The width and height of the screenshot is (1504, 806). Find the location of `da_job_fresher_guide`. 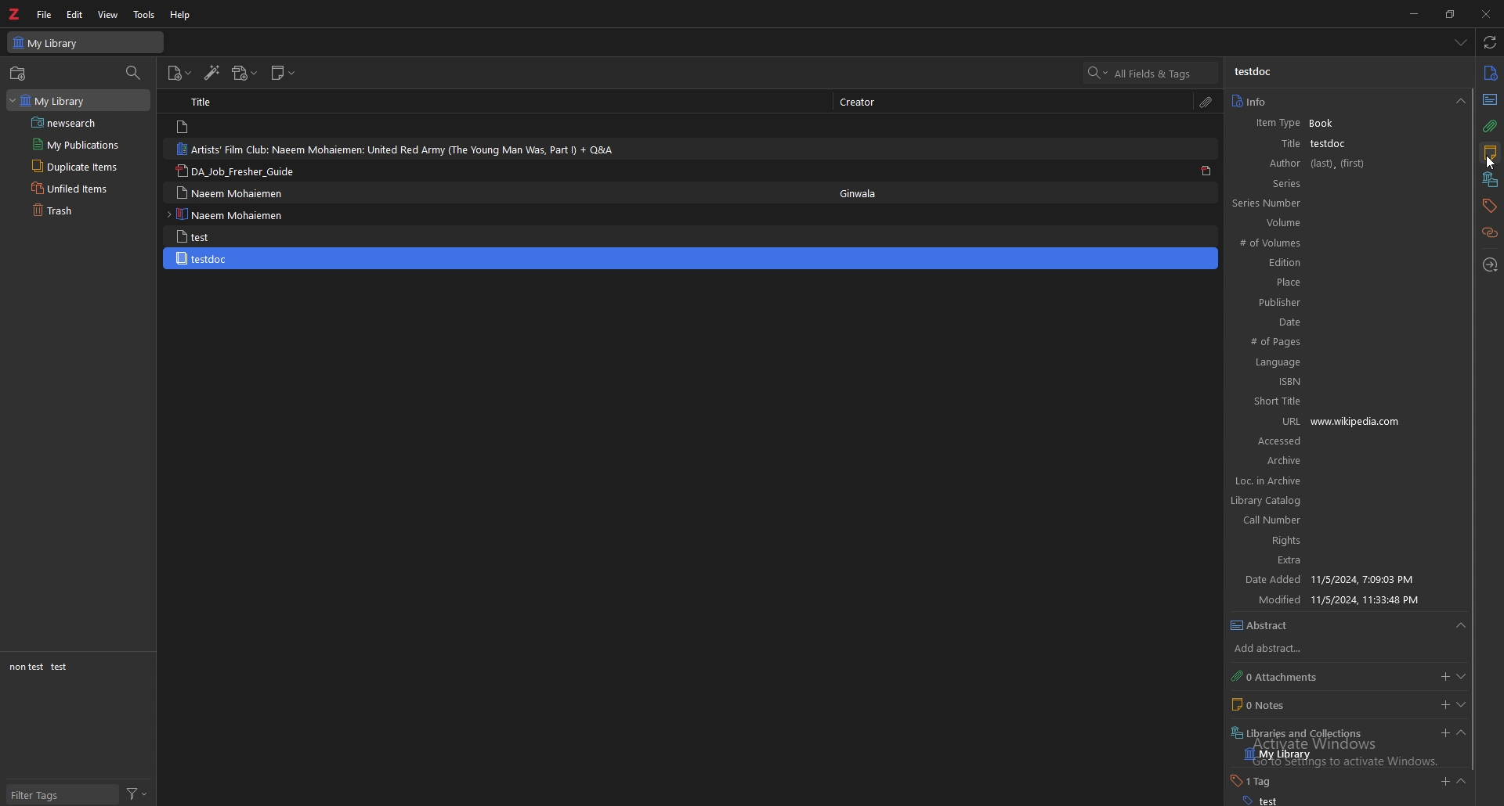

da_job_fresher_guide is located at coordinates (237, 171).